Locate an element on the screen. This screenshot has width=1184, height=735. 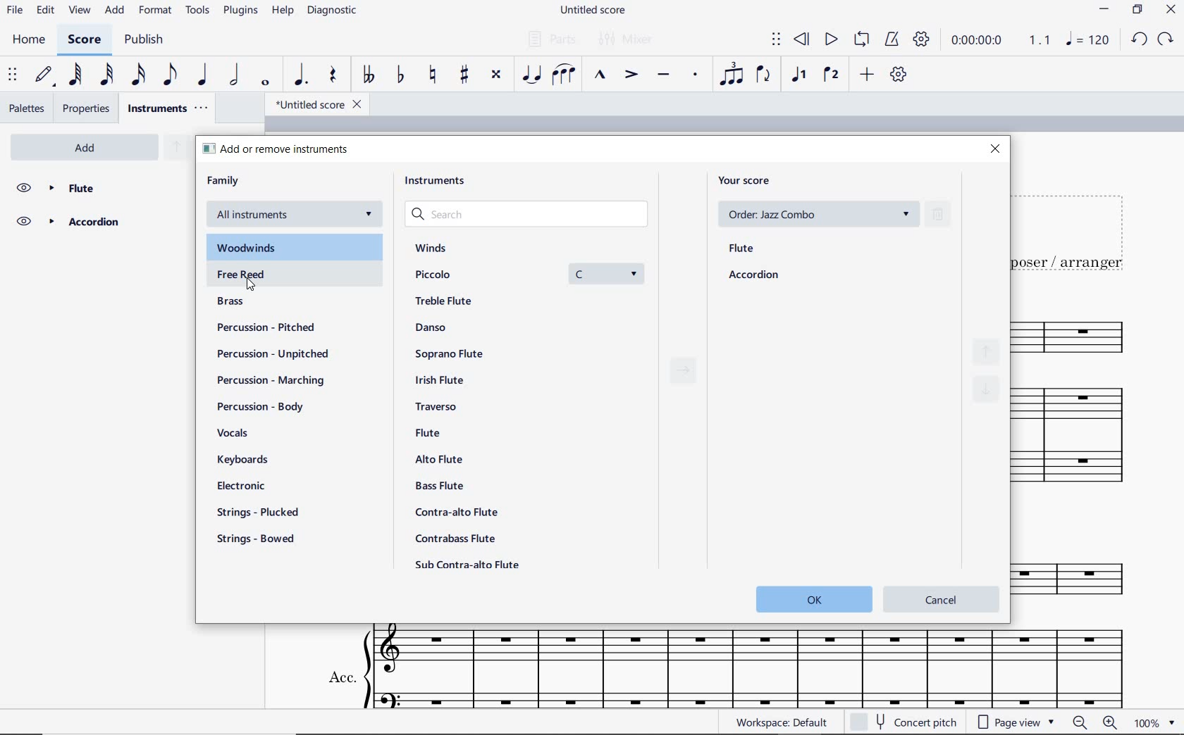
free reed is located at coordinates (245, 274).